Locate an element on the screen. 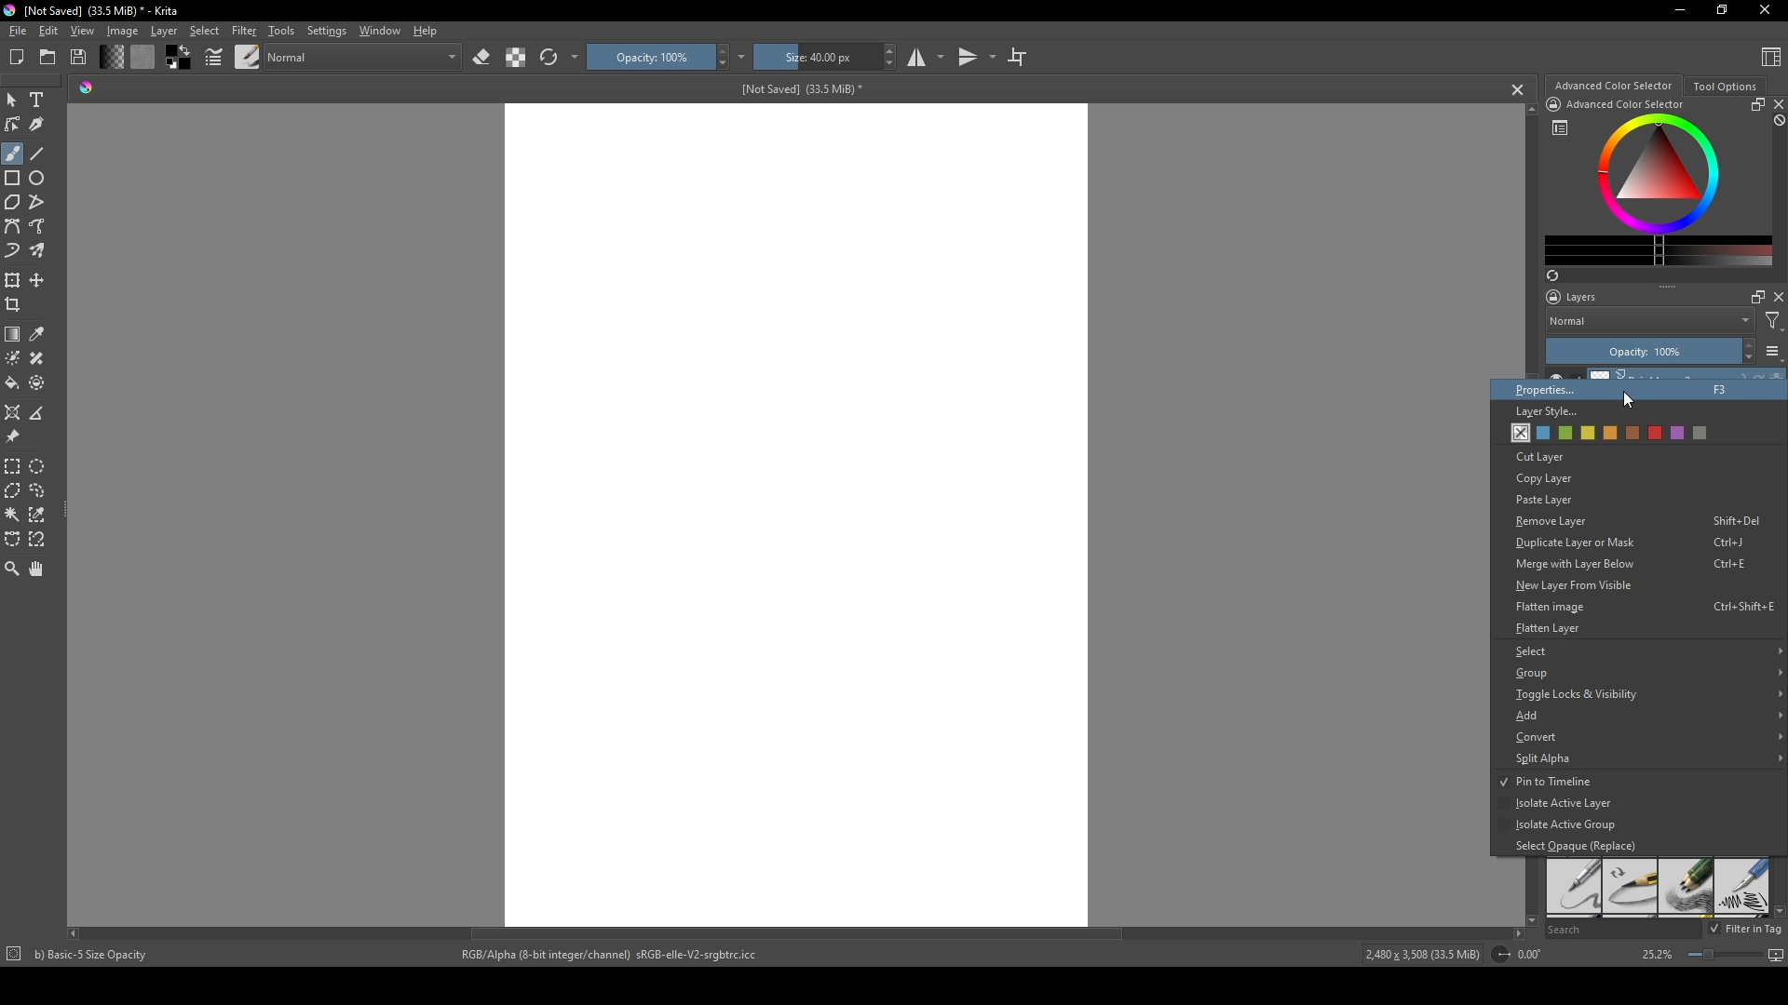 The width and height of the screenshot is (1788, 1005). calligraphy pen is located at coordinates (1741, 889).